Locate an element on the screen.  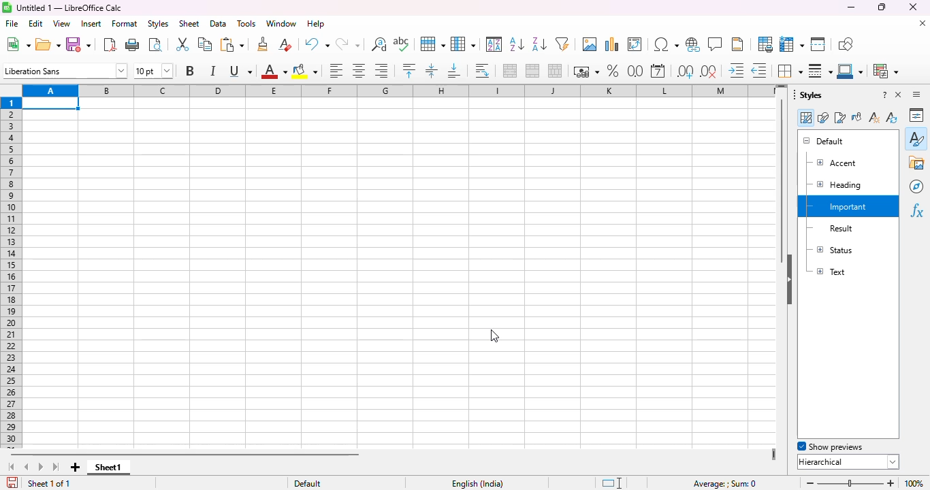
insert or edit pivot table is located at coordinates (635, 44).